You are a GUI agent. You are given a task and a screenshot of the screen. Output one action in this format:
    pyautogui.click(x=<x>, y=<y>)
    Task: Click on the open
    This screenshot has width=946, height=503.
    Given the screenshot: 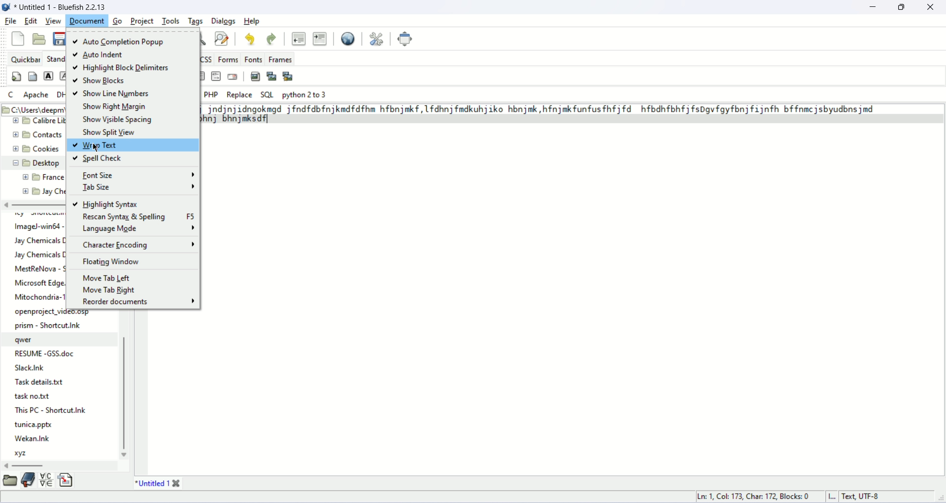 What is the action you would take?
    pyautogui.click(x=40, y=39)
    